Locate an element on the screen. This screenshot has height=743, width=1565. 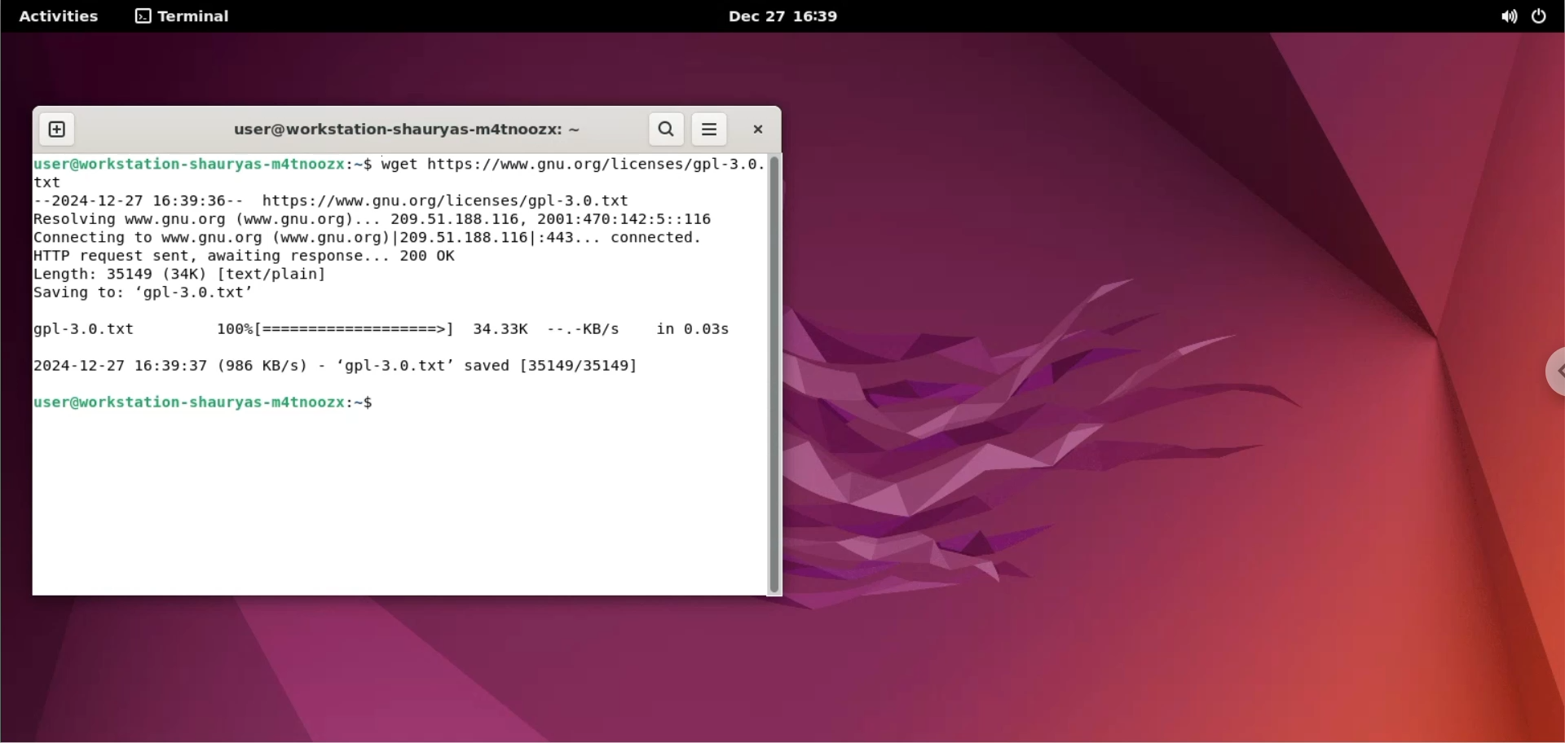
user@workstation-shauryas-m4tnoozx: ~$ is located at coordinates (208, 403).